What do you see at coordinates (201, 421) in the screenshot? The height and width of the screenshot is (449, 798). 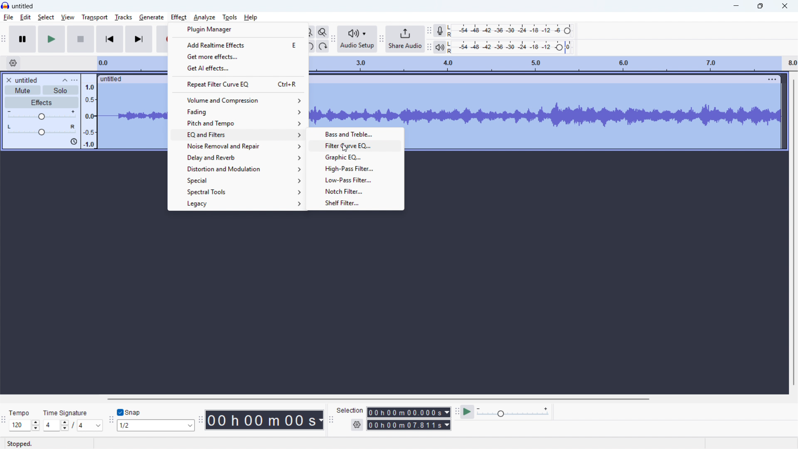 I see `Time toolbar ` at bounding box center [201, 421].